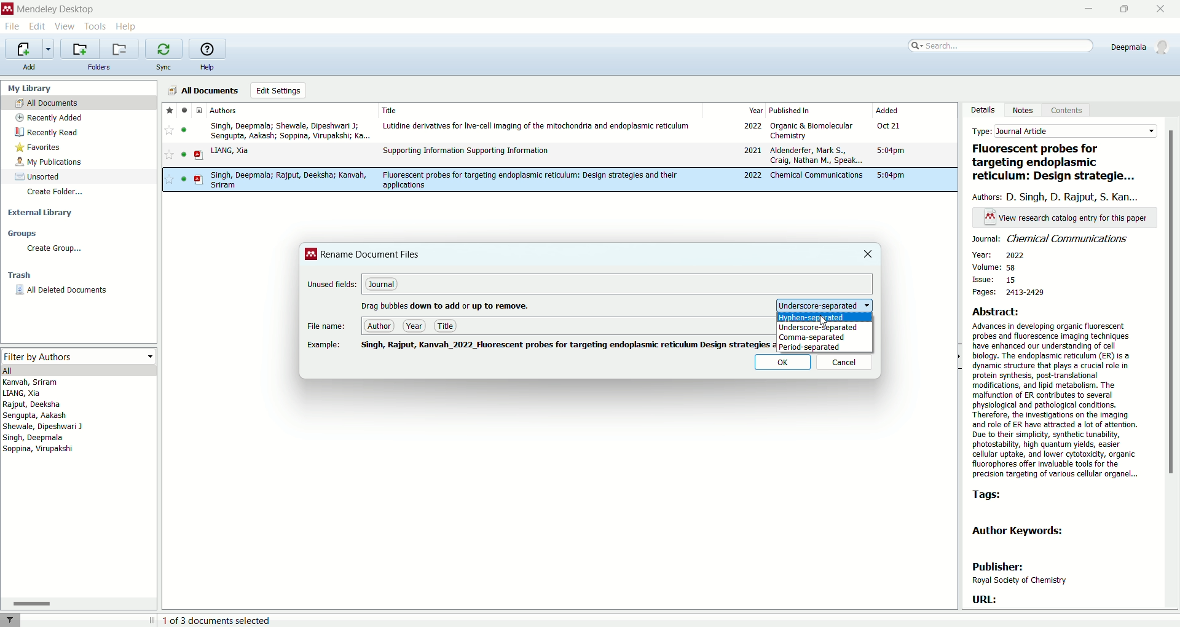 The width and height of the screenshot is (1180, 627). I want to click on text, so click(1067, 217).